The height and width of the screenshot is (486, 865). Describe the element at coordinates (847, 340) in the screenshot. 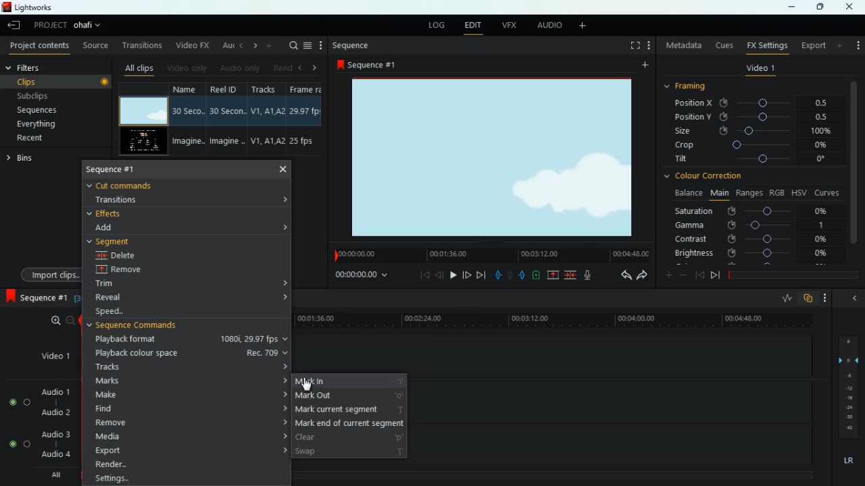

I see `6 (layer)` at that location.